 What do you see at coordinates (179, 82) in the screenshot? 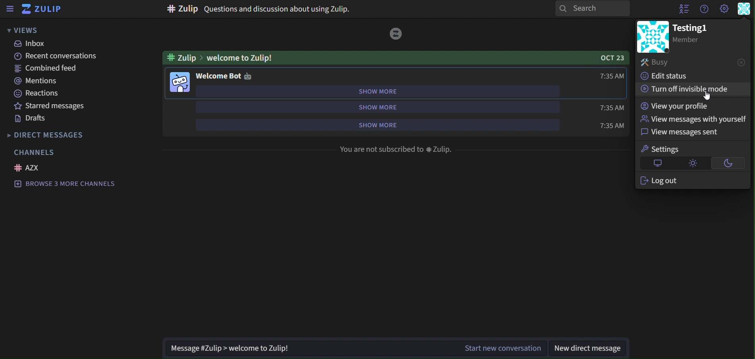
I see `image` at bounding box center [179, 82].